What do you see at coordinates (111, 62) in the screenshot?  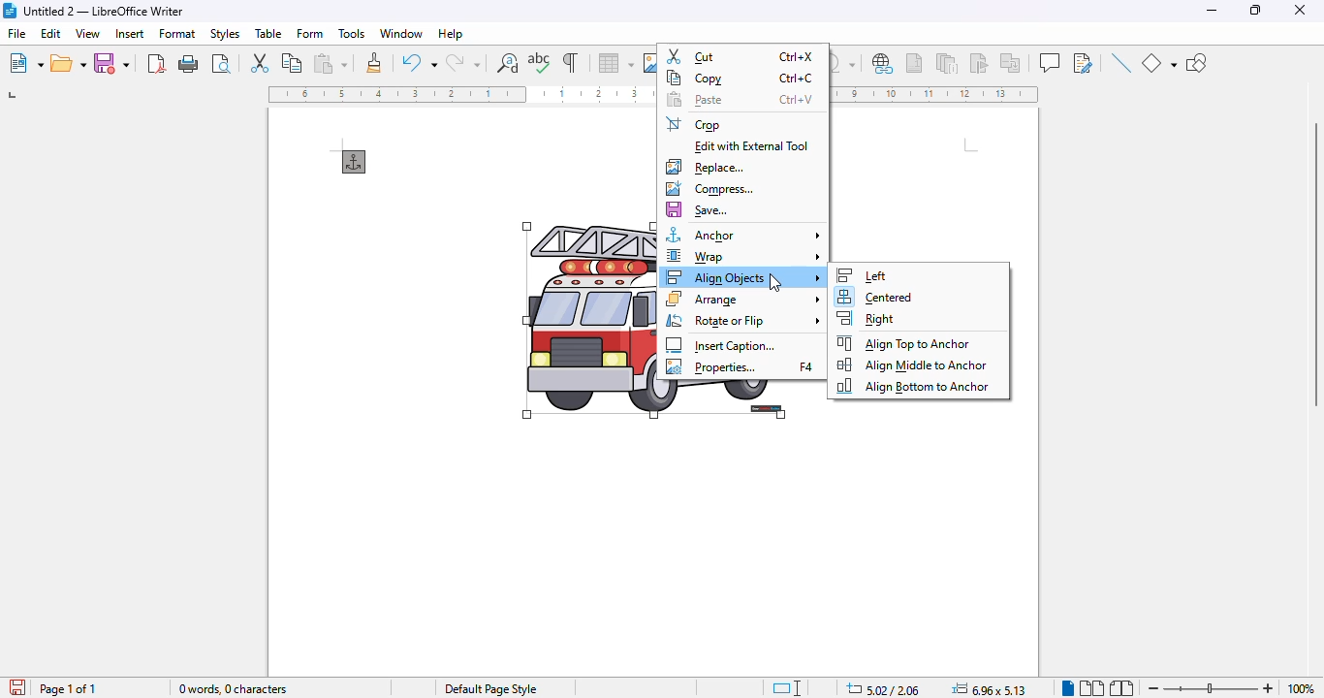 I see `save` at bounding box center [111, 62].